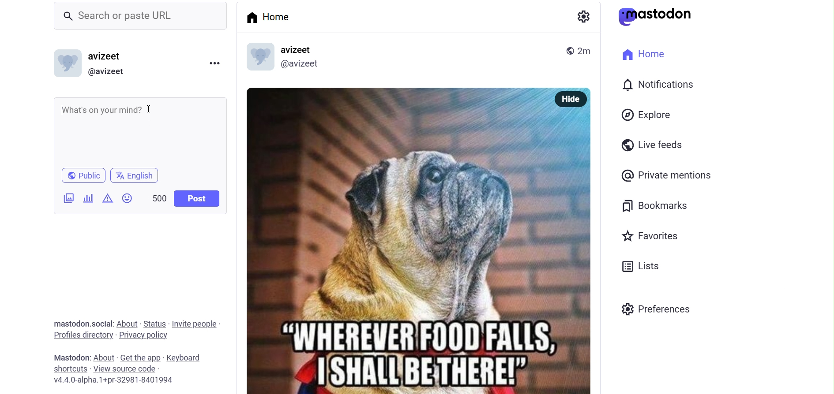 The width and height of the screenshot is (834, 394). Describe the element at coordinates (215, 63) in the screenshot. I see `more` at that location.